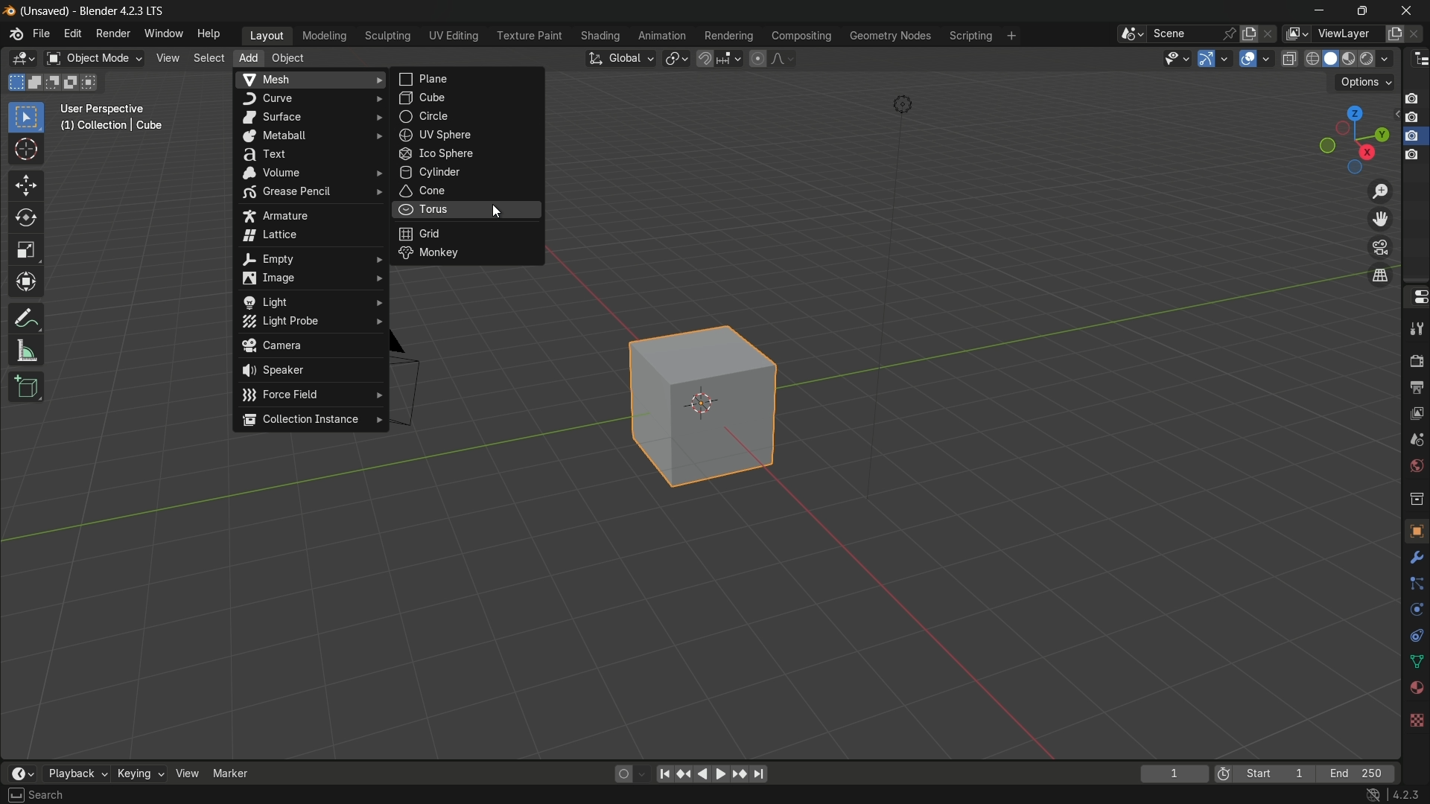 This screenshot has height=804, width=1430. Describe the element at coordinates (1353, 140) in the screenshot. I see `preset viewpoint` at that location.